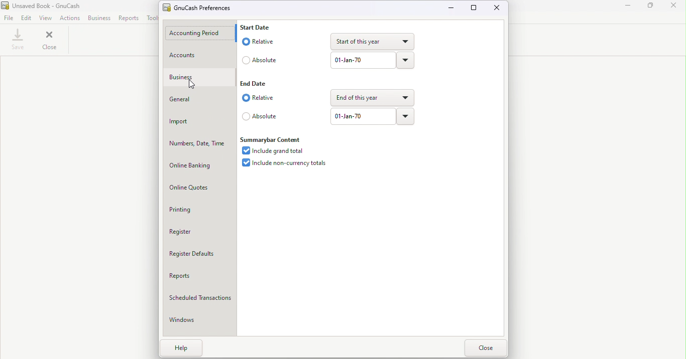  I want to click on Absolute, so click(259, 116).